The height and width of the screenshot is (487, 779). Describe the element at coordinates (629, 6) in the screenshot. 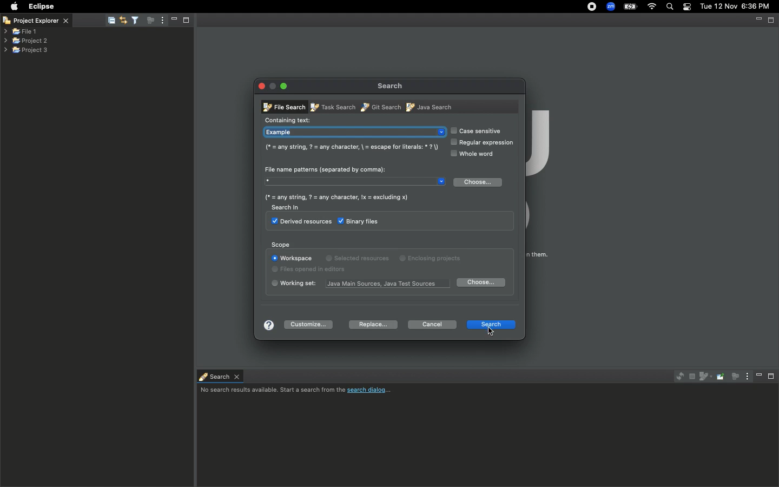

I see `Charge` at that location.